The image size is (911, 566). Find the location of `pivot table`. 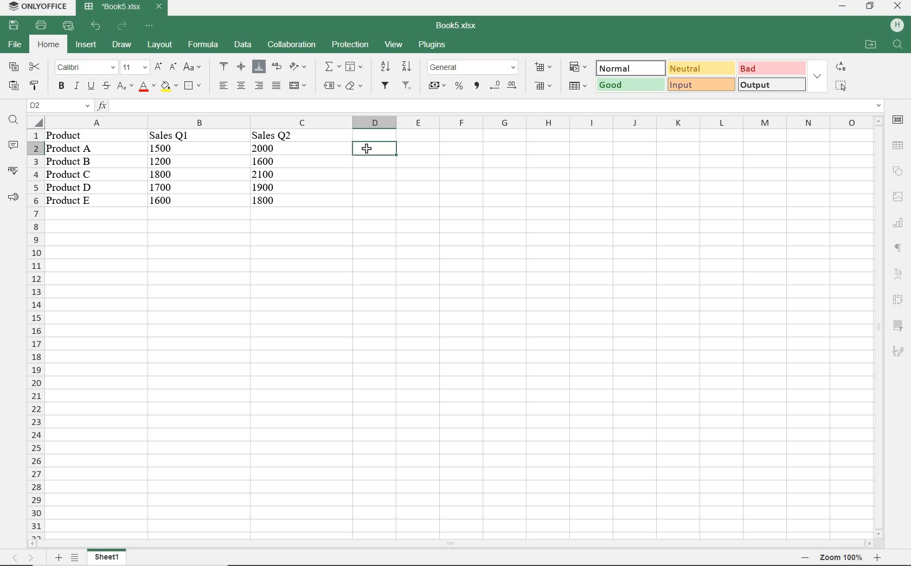

pivot table is located at coordinates (898, 300).